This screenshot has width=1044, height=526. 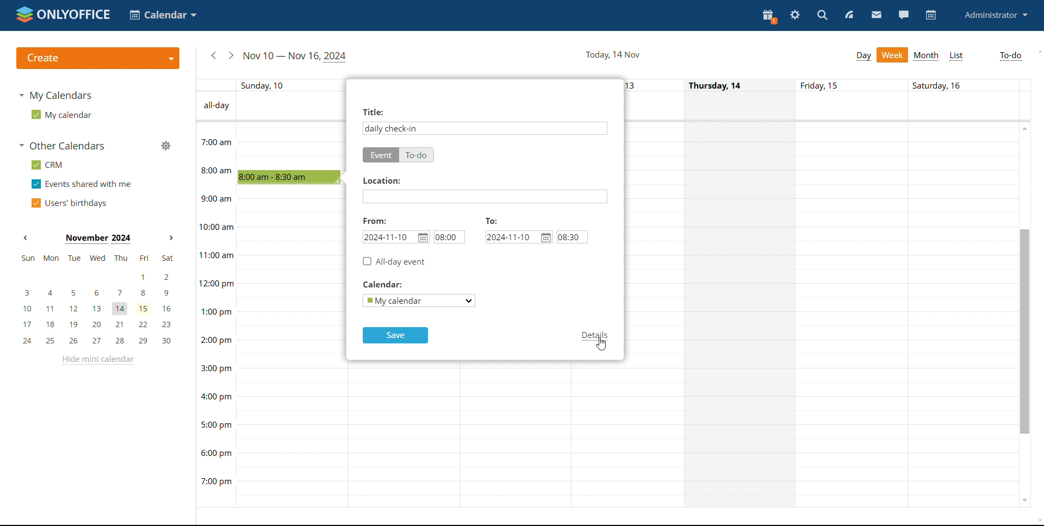 What do you see at coordinates (612, 55) in the screenshot?
I see `current date` at bounding box center [612, 55].